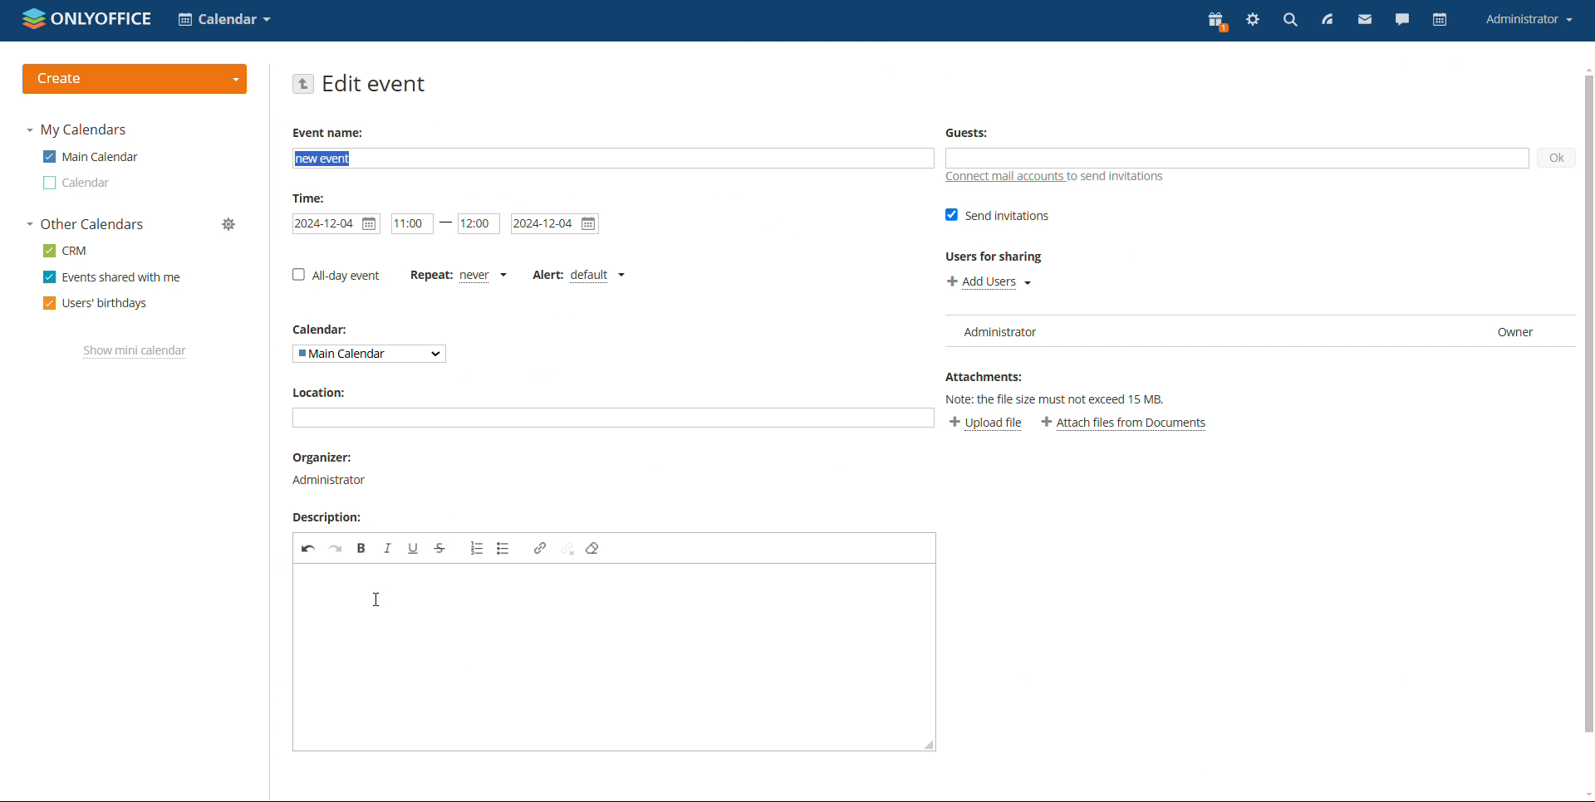 This screenshot has height=802, width=1595. I want to click on Users for sharing, so click(994, 257).